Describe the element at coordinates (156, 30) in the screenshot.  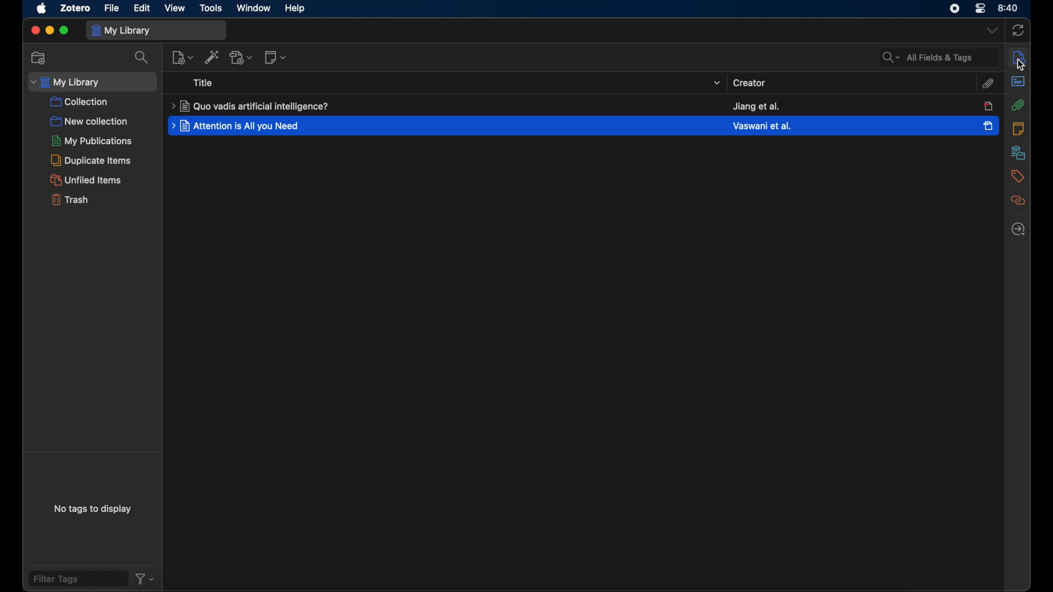
I see `my library` at that location.